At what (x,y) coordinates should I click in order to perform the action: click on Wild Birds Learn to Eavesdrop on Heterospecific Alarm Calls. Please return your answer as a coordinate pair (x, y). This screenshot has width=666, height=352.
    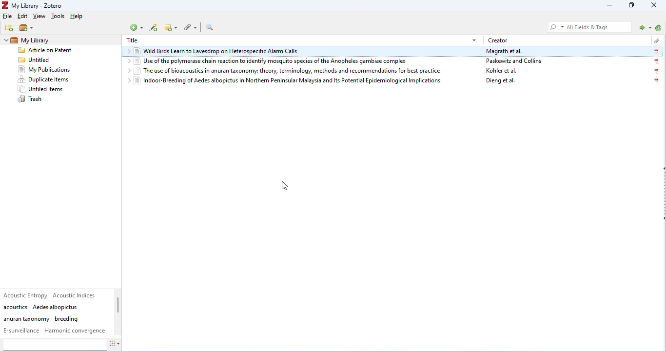
    Looking at the image, I should click on (306, 52).